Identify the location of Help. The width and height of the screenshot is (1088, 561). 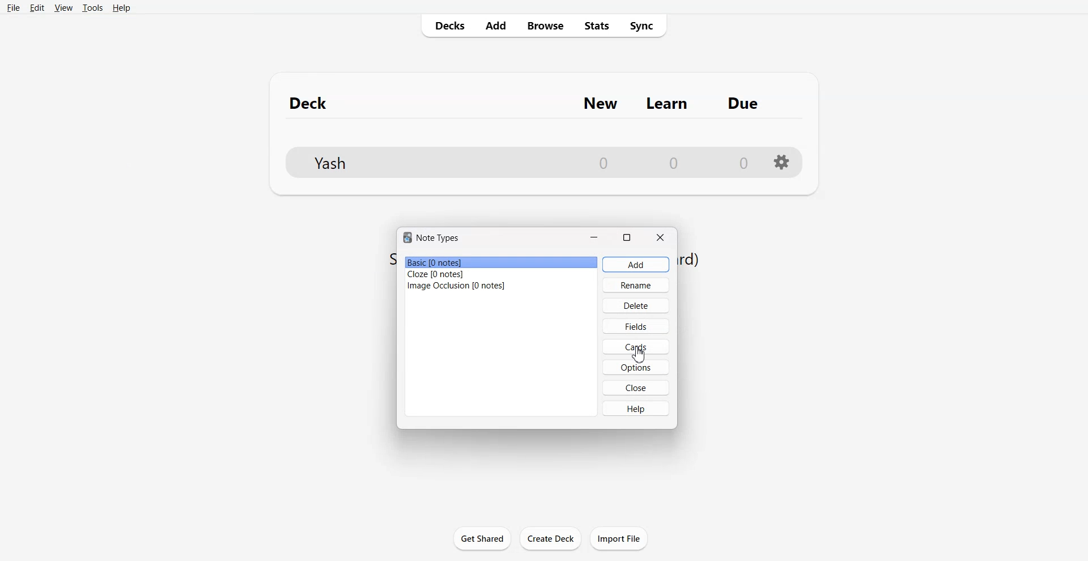
(637, 407).